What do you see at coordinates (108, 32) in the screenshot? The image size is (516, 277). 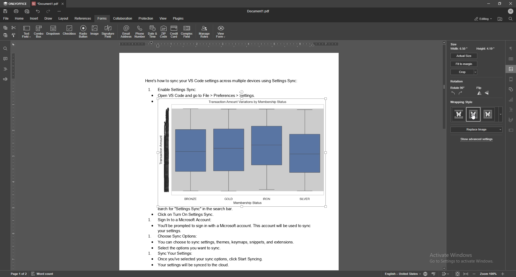 I see `signature field` at bounding box center [108, 32].